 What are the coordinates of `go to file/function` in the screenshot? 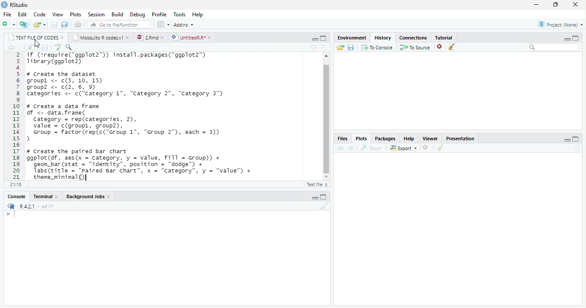 It's located at (119, 25).